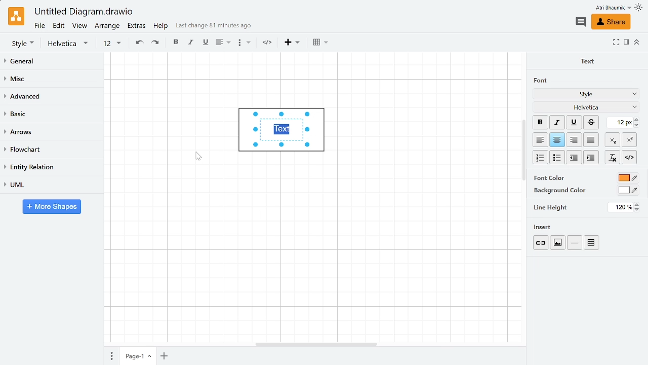  What do you see at coordinates (638, 204) in the screenshot?
I see `Increase line height` at bounding box center [638, 204].